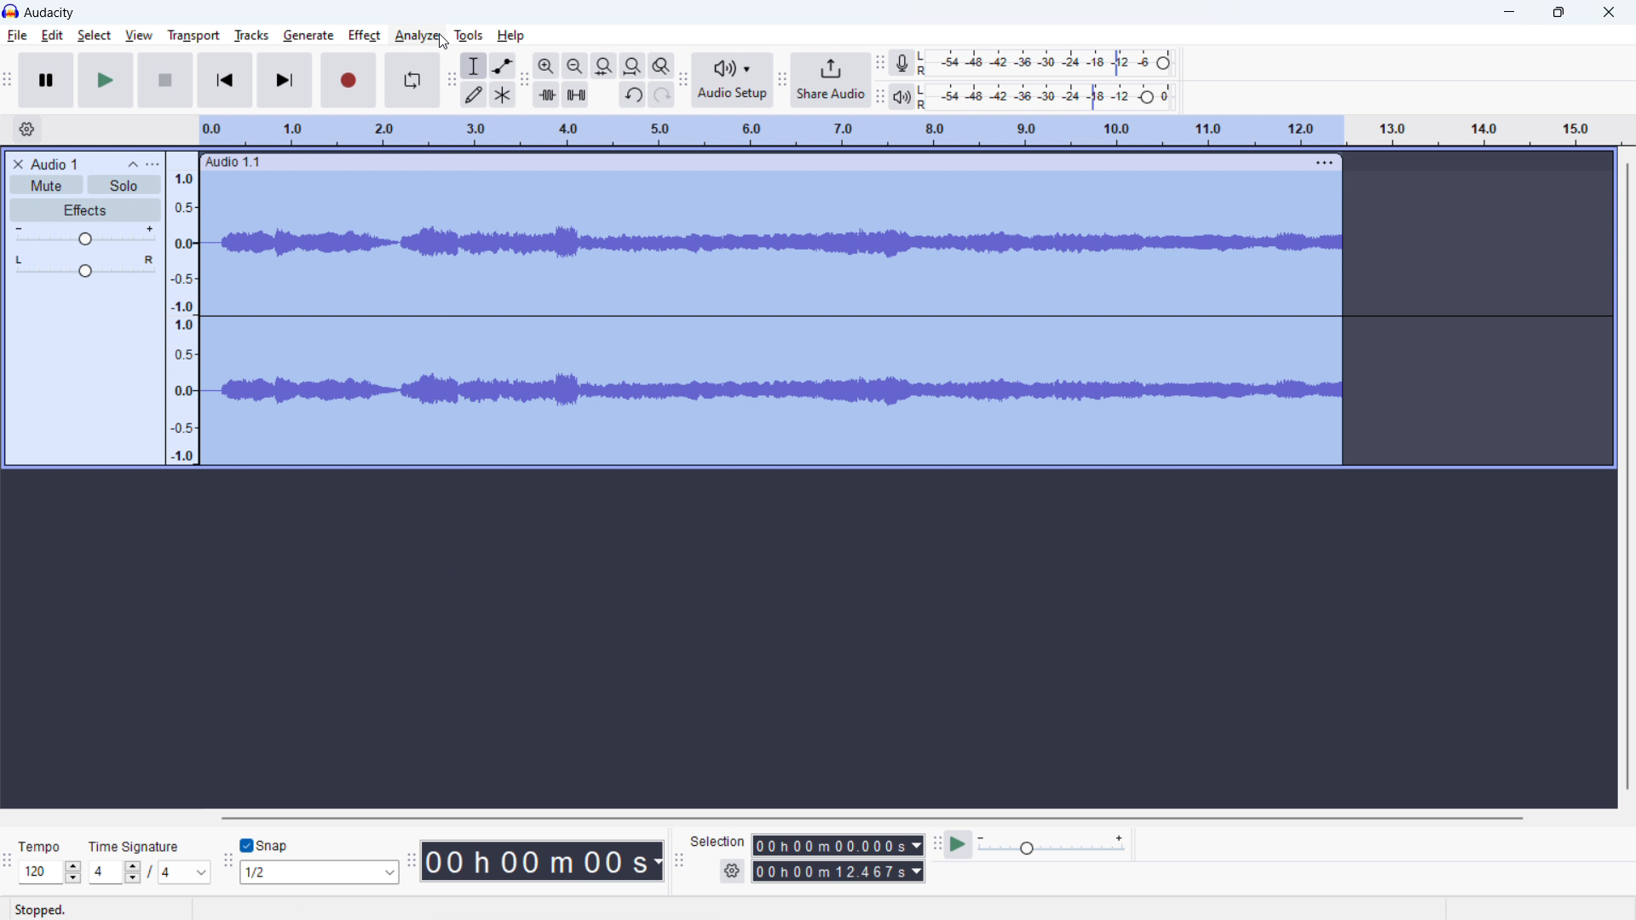  What do you see at coordinates (1046, 97) in the screenshot?
I see `playback level` at bounding box center [1046, 97].